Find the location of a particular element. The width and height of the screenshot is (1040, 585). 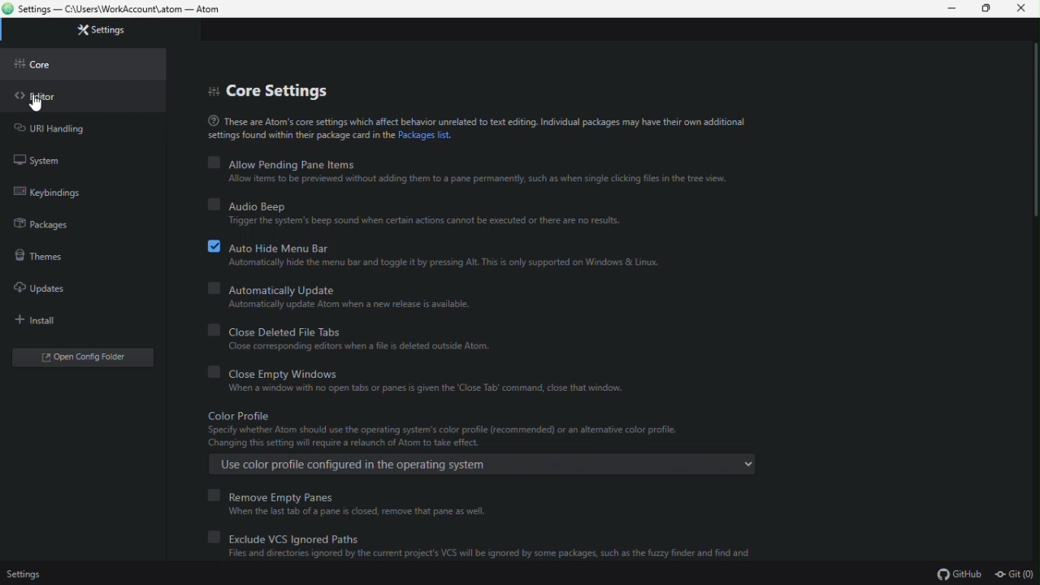

settings is located at coordinates (103, 32).